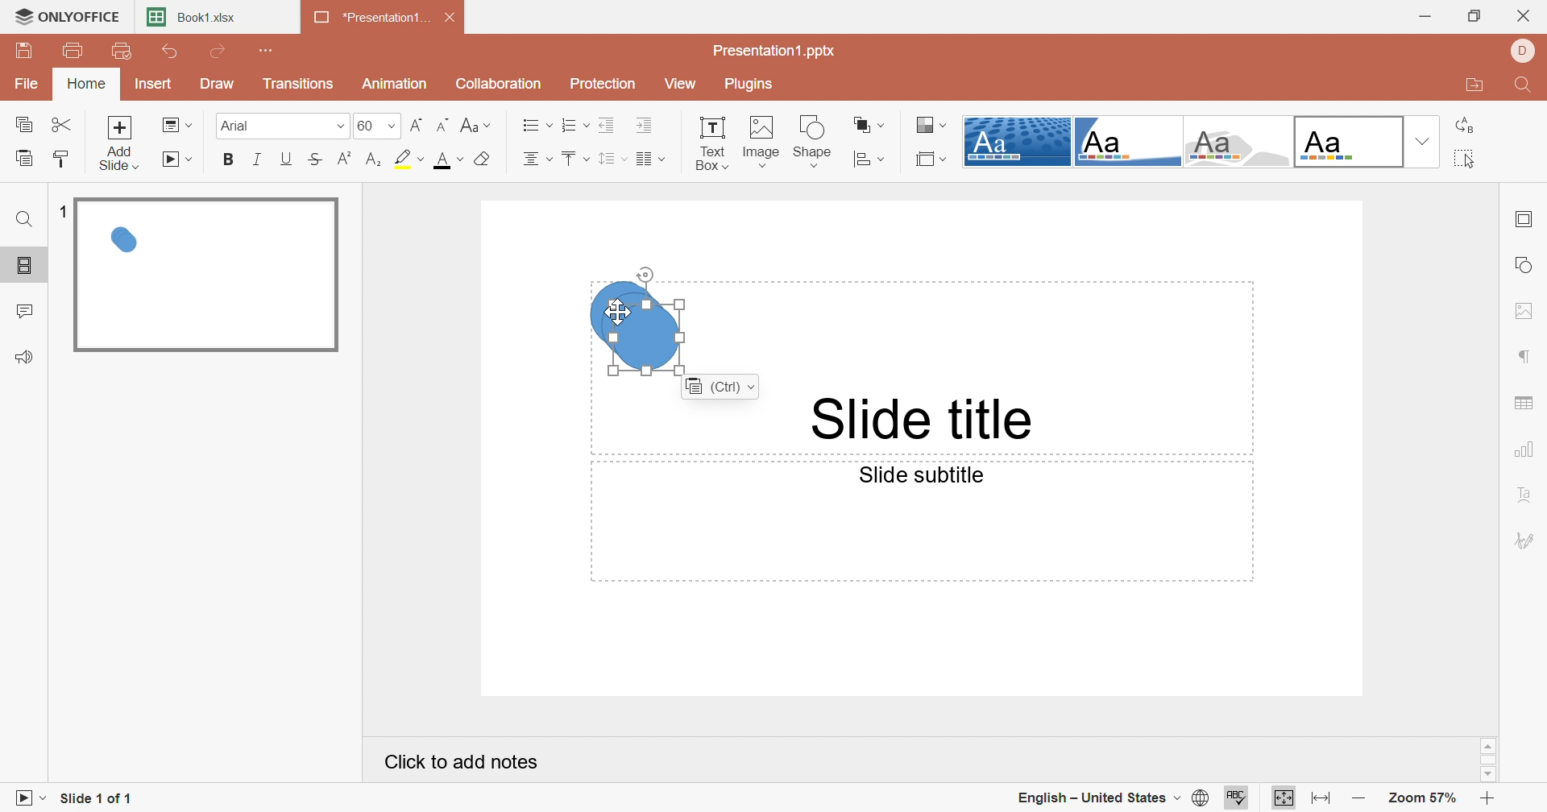 The height and width of the screenshot is (812, 1547). I want to click on Zoom 57%, so click(1422, 797).